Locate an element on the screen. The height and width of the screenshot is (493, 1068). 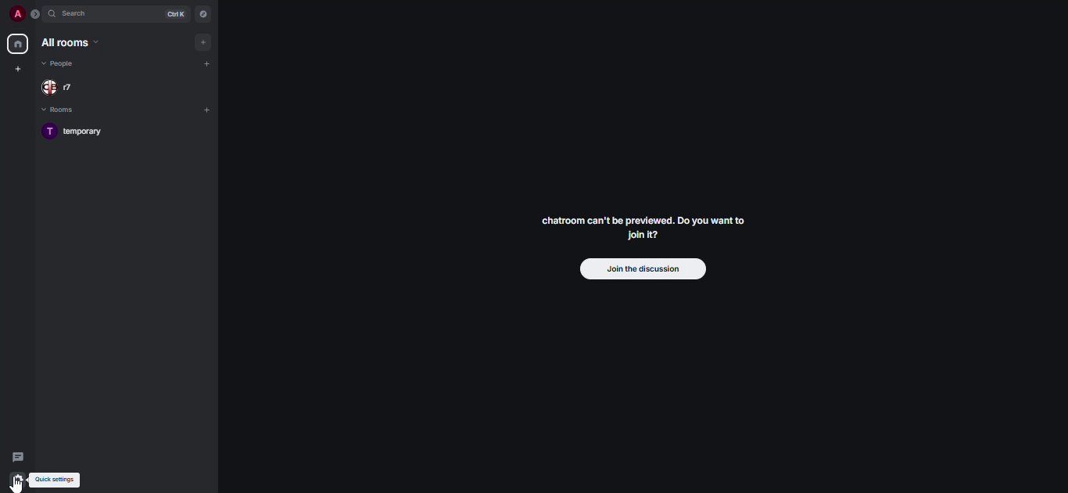
cursor is located at coordinates (20, 486).